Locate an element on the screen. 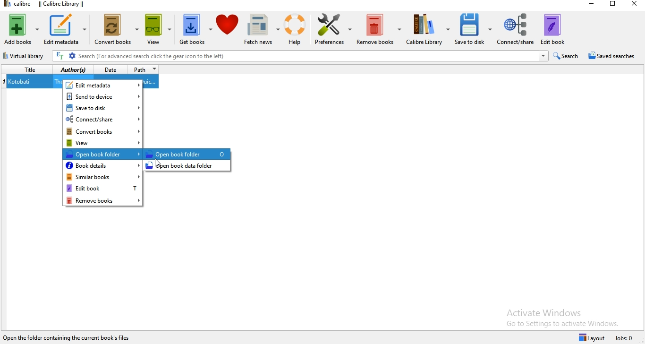 Image resolution: width=645 pixels, height=344 pixels. remove books is located at coordinates (379, 28).